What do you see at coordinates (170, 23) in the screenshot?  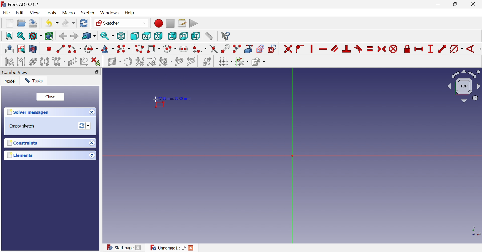 I see `Stop macro recording` at bounding box center [170, 23].